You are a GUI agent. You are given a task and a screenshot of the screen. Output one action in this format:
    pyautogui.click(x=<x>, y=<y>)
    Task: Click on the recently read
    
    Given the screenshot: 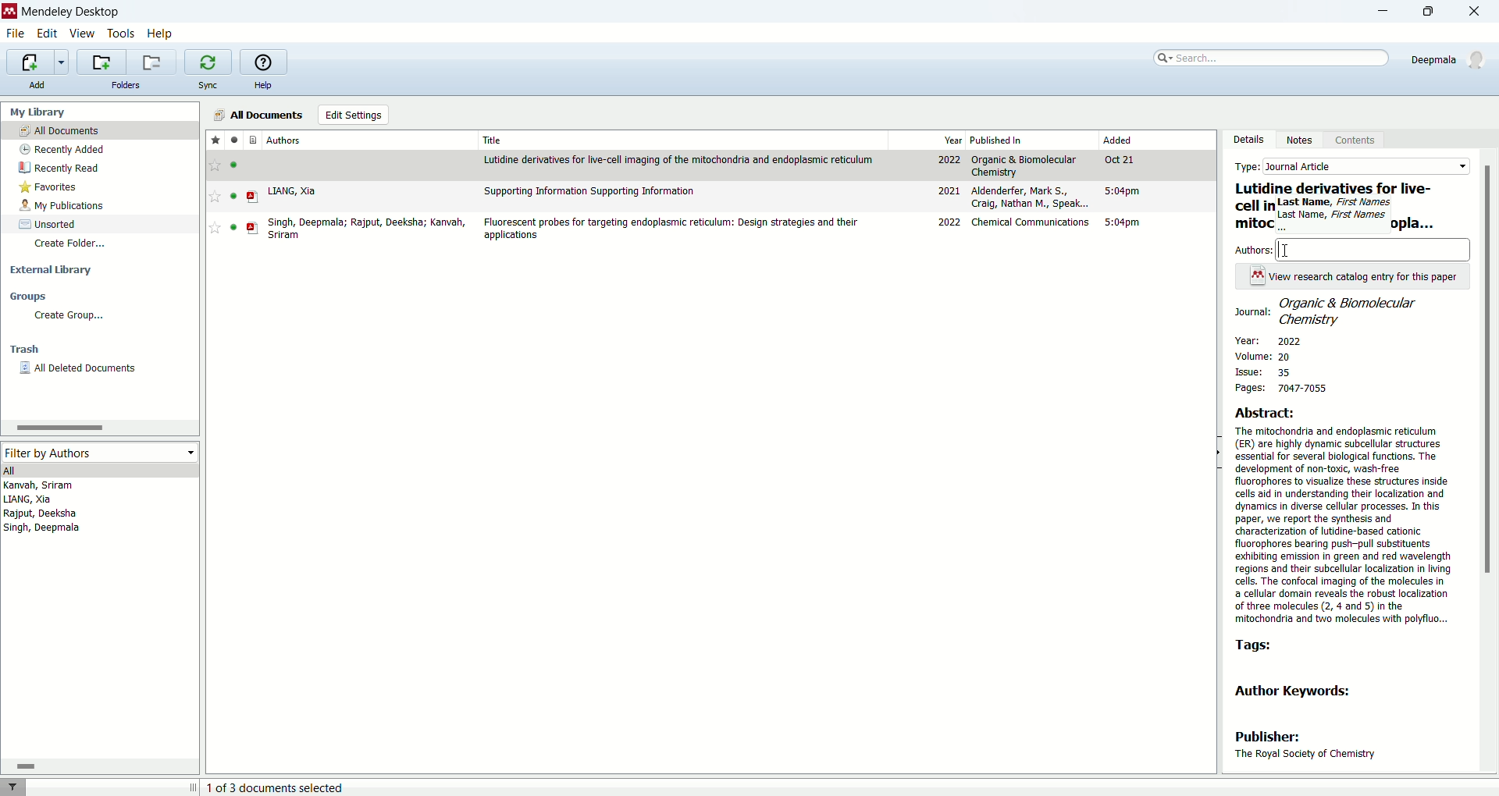 What is the action you would take?
    pyautogui.click(x=66, y=168)
    